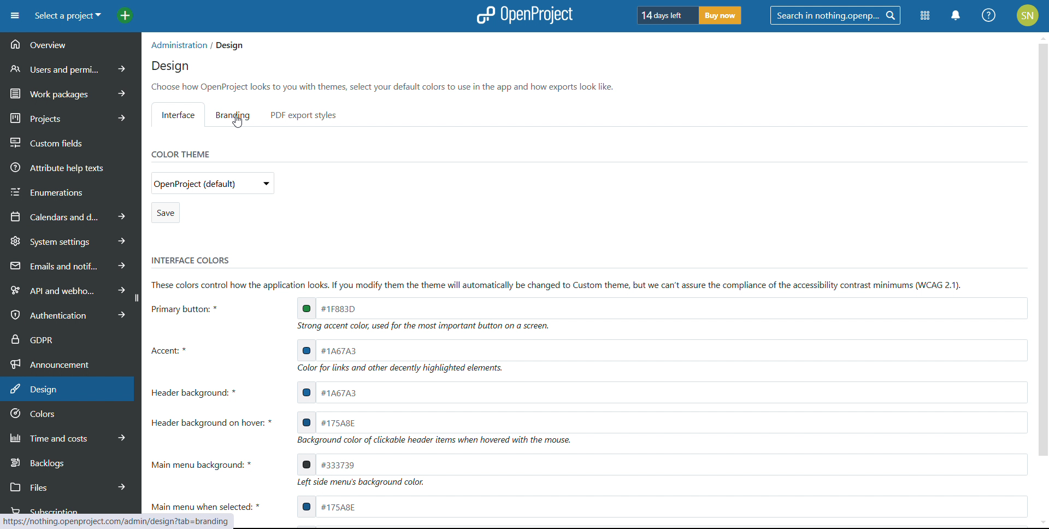 The width and height of the screenshot is (1049, 529). Describe the element at coordinates (178, 114) in the screenshot. I see `interface` at that location.